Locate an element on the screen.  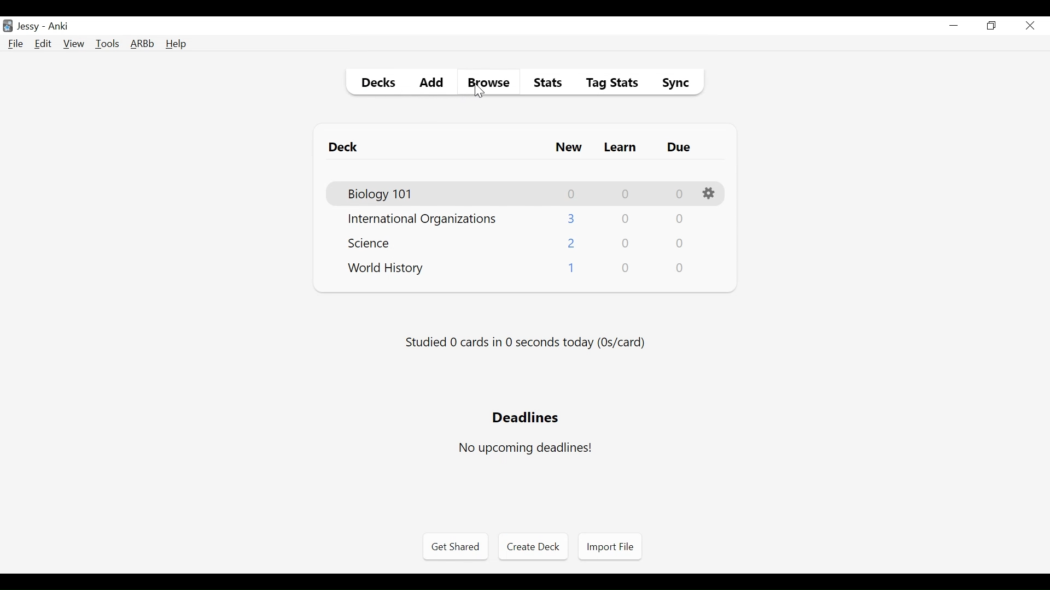
Learn Card Count is located at coordinates (625, 194).